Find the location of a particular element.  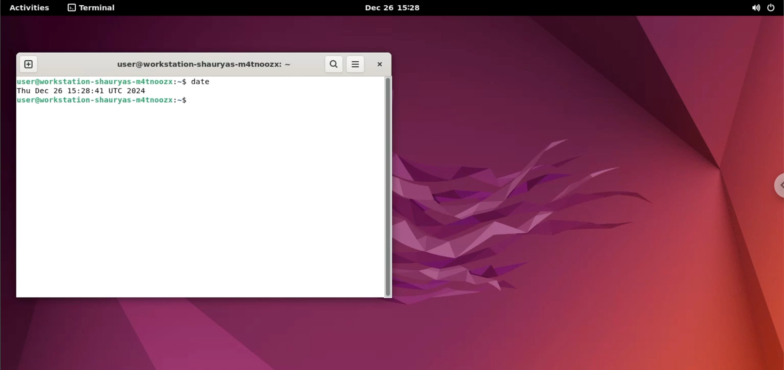

15:28:41 is located at coordinates (87, 91).